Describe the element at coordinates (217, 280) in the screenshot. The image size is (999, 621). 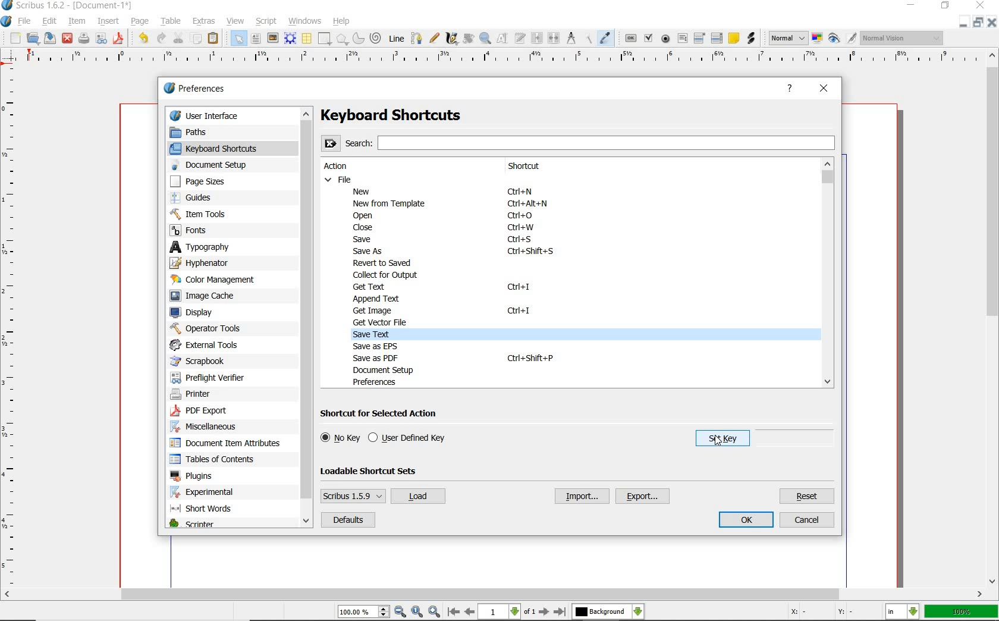
I see `color management` at that location.